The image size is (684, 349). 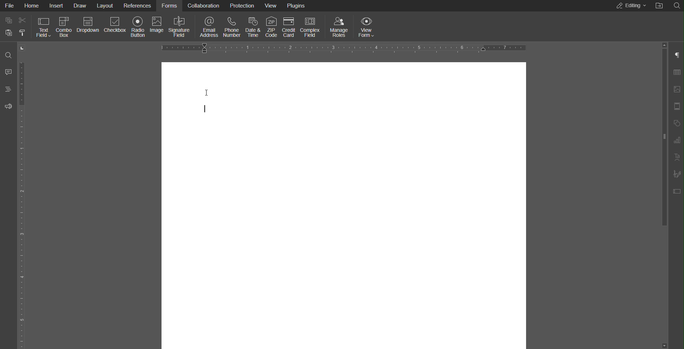 What do you see at coordinates (288, 26) in the screenshot?
I see `Credit Card` at bounding box center [288, 26].